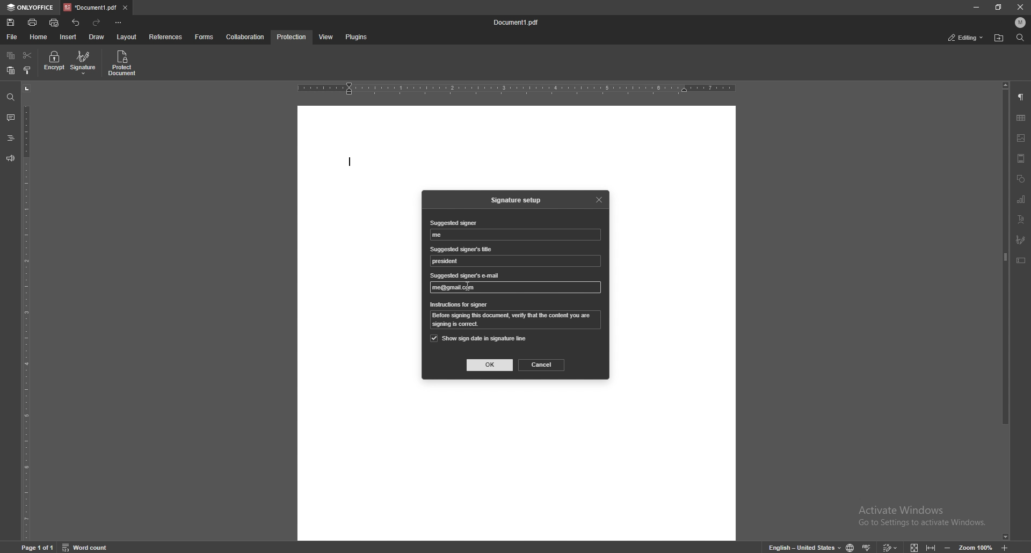  I want to click on scroll bar, so click(1006, 311).